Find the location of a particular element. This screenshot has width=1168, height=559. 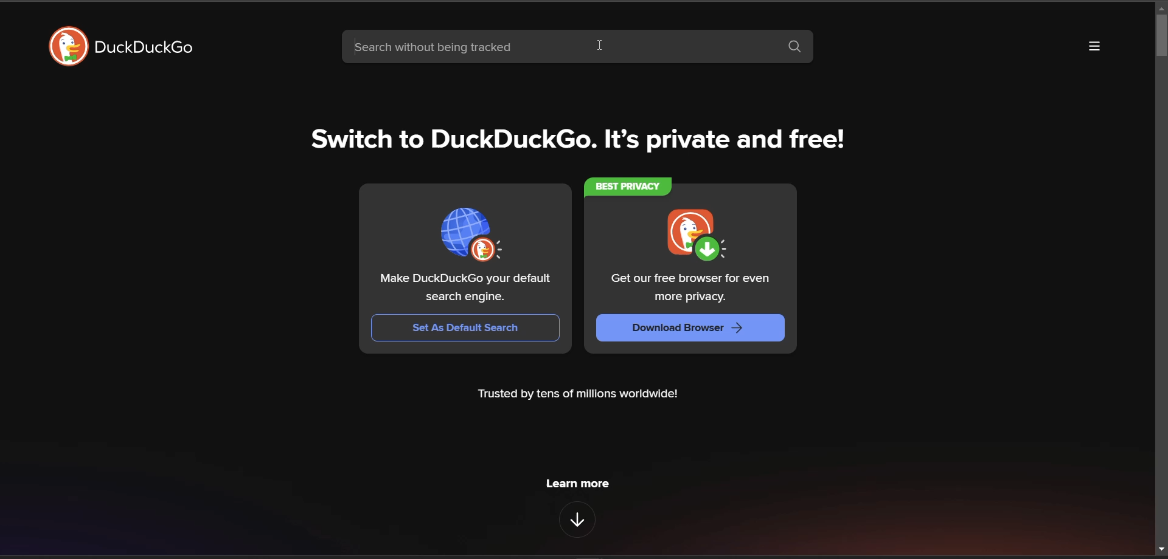

features is located at coordinates (575, 520).